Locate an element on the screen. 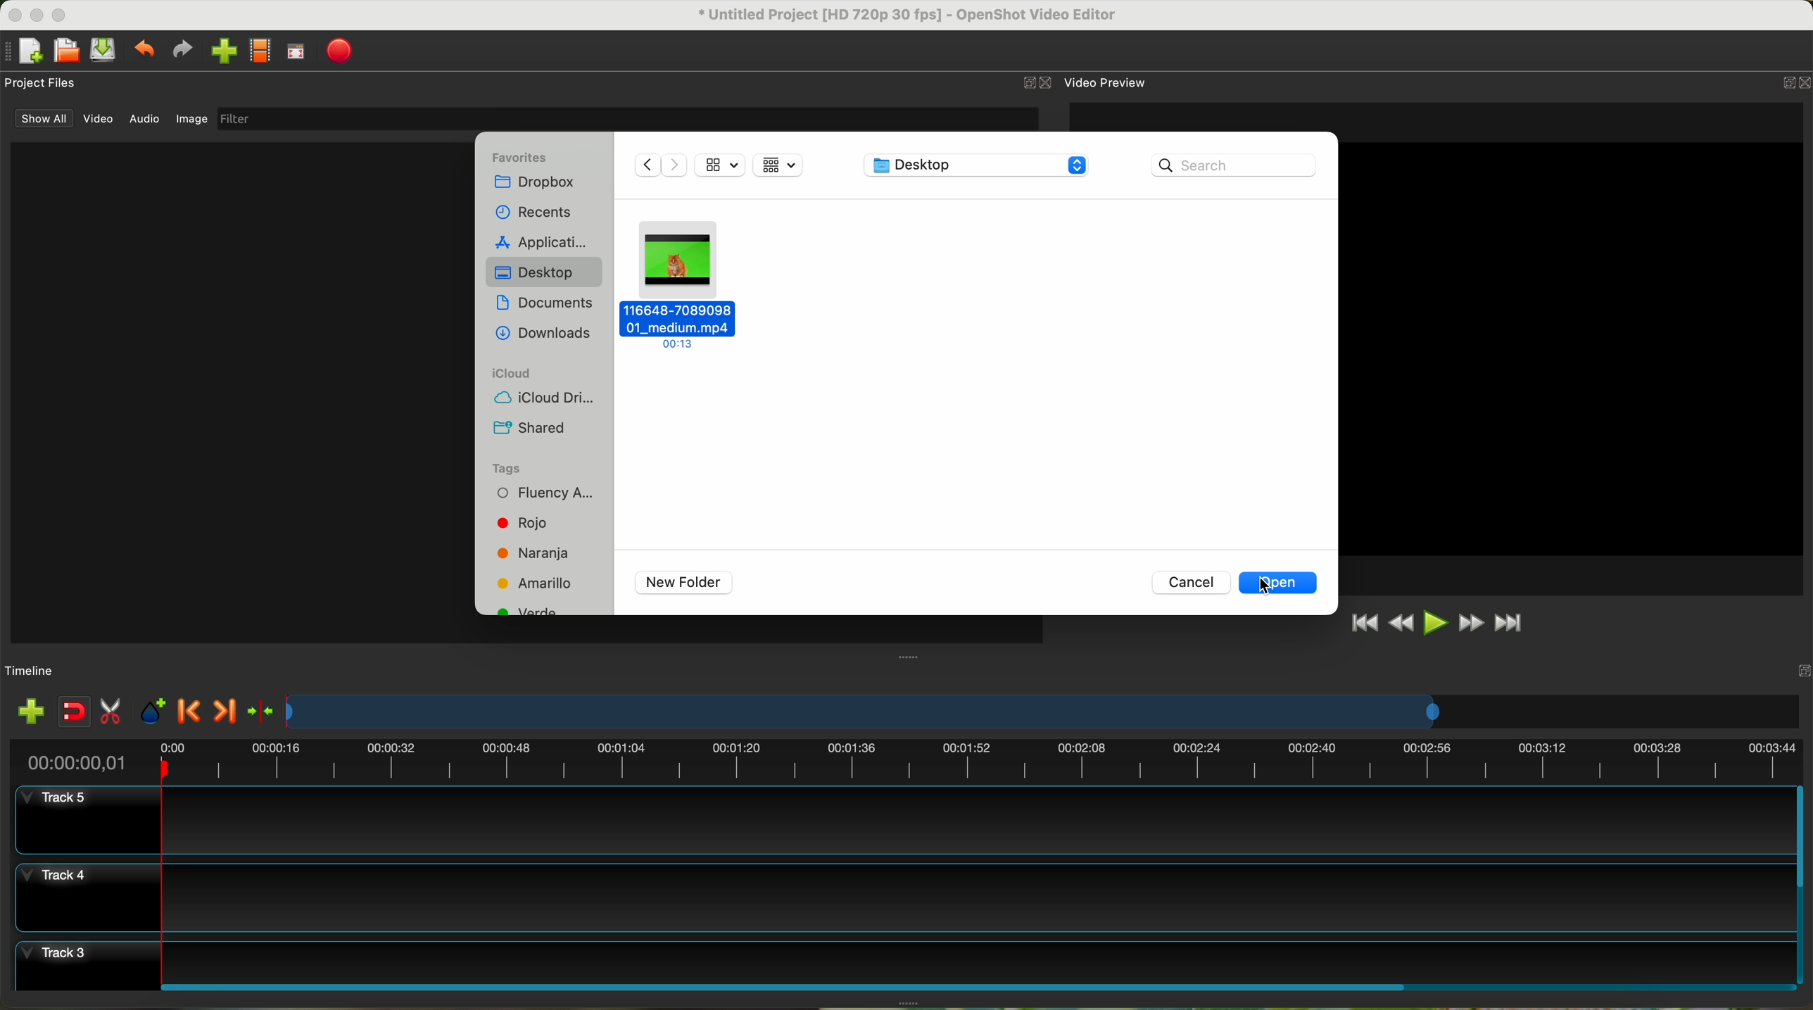 The height and width of the screenshot is (1010, 1813). video selected is located at coordinates (680, 284).